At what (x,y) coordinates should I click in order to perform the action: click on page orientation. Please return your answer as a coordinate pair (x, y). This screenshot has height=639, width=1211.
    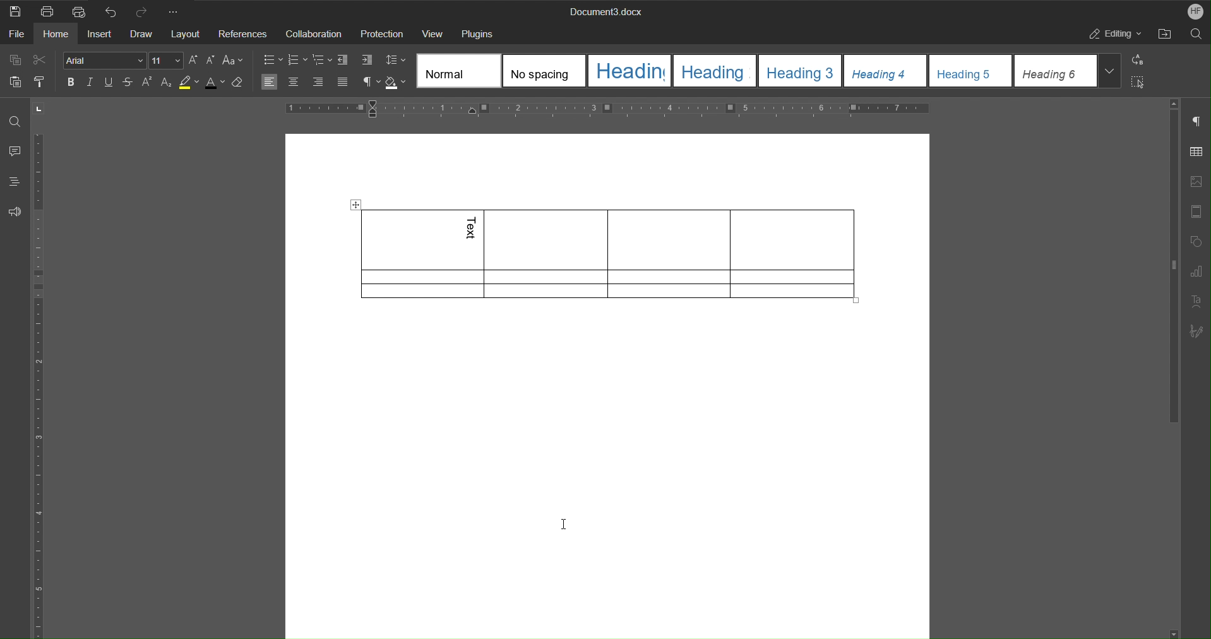
    Looking at the image, I should click on (39, 109).